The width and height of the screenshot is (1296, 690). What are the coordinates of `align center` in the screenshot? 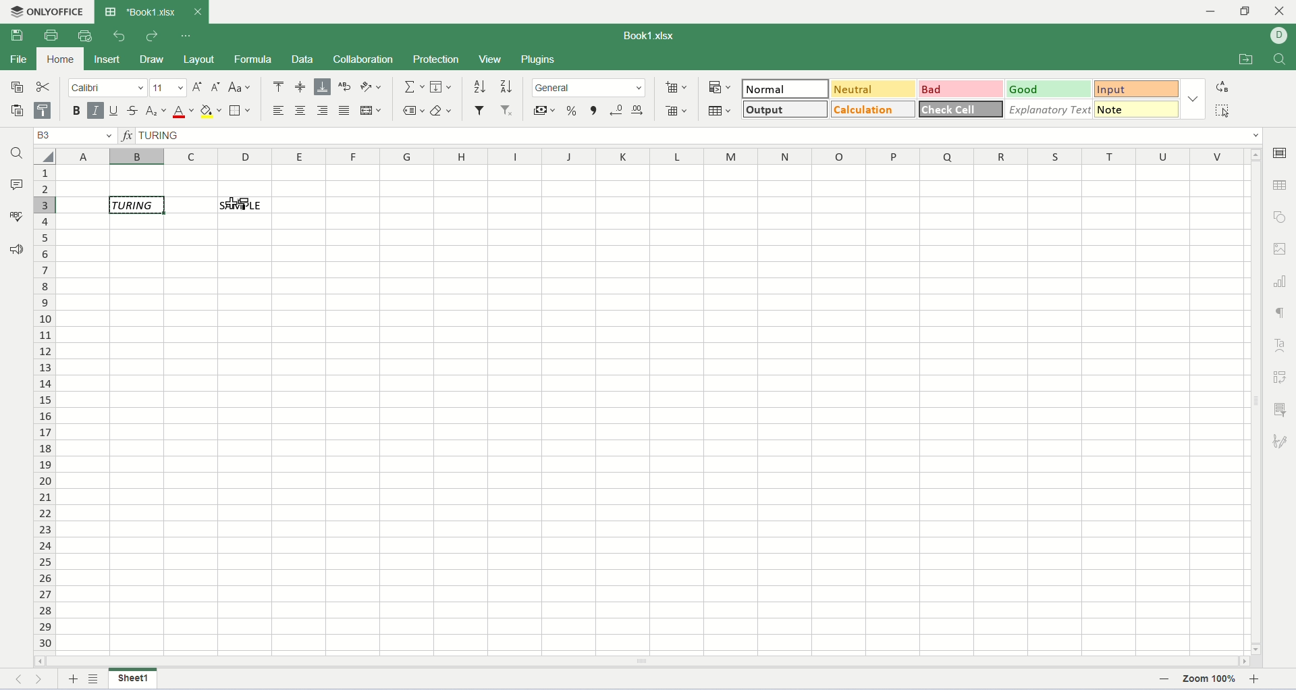 It's located at (300, 110).